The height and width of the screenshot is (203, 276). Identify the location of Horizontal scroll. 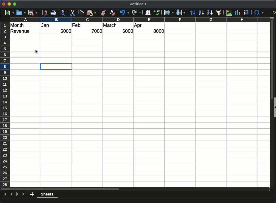
(135, 189).